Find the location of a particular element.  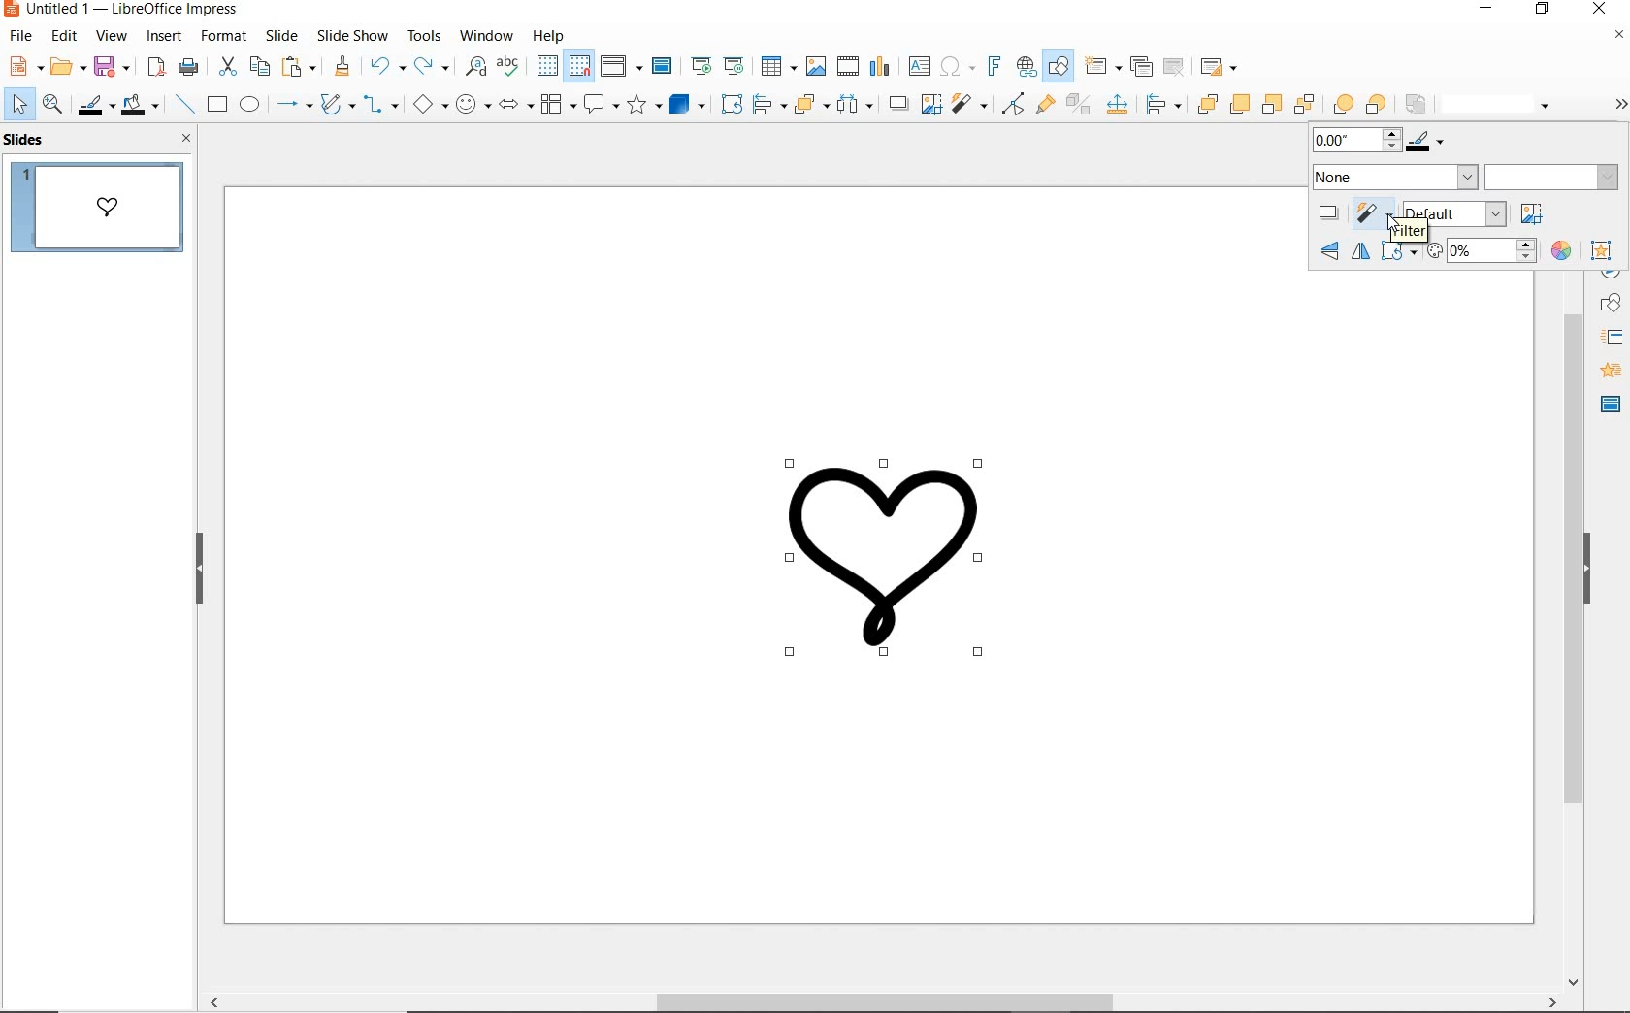

arrange is located at coordinates (808, 105).